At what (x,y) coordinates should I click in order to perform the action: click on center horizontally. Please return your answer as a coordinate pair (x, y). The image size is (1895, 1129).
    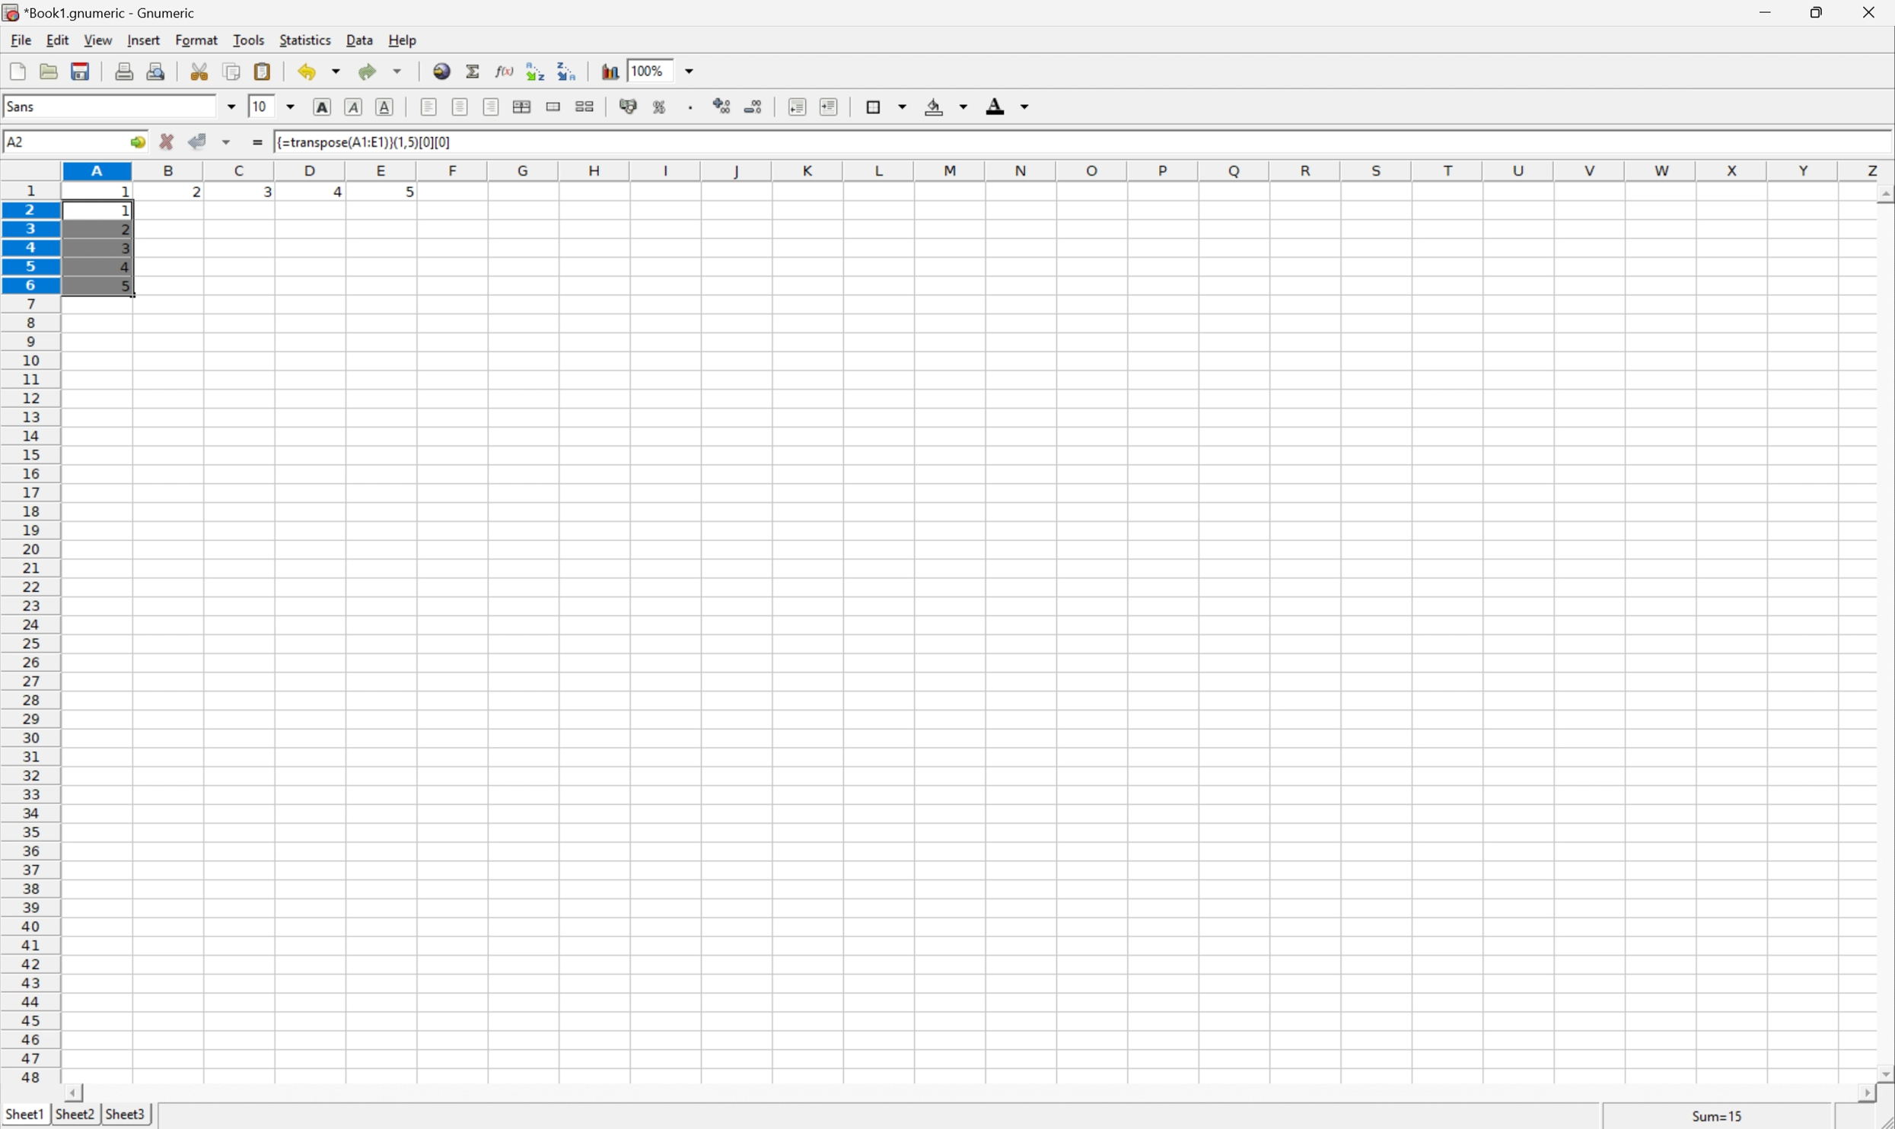
    Looking at the image, I should click on (462, 105).